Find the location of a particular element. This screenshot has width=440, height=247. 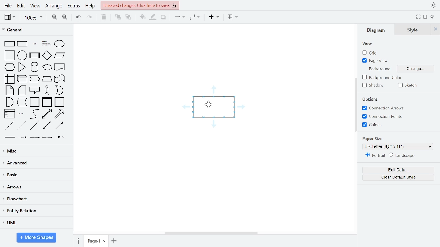

US-Letter (8,5" x 11") is located at coordinates (397, 147).